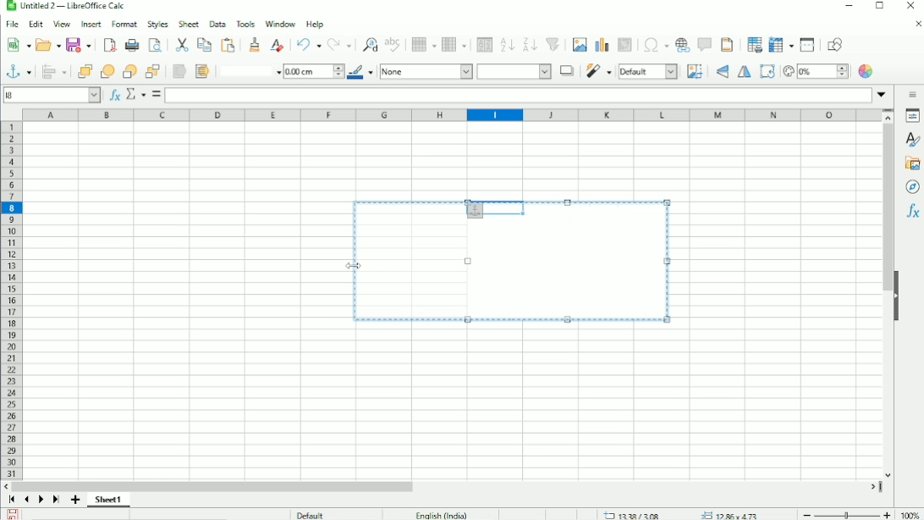 Image resolution: width=924 pixels, height=520 pixels. I want to click on Insert or edit pivot table, so click(626, 46).